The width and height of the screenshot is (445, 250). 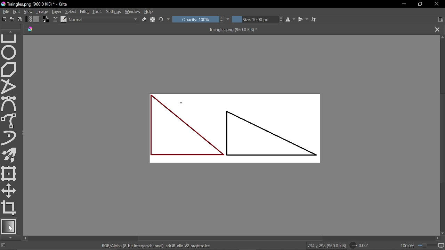 What do you see at coordinates (230, 238) in the screenshot?
I see `Horizontal scrollbar` at bounding box center [230, 238].